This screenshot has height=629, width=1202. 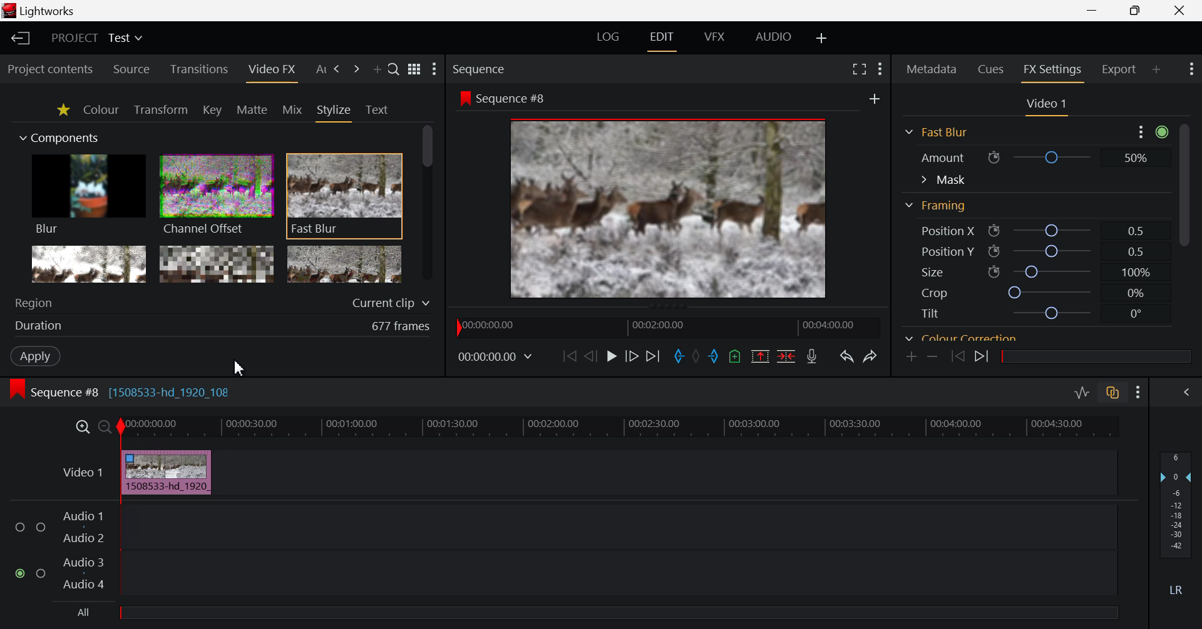 I want to click on Go Back, so click(x=590, y=356).